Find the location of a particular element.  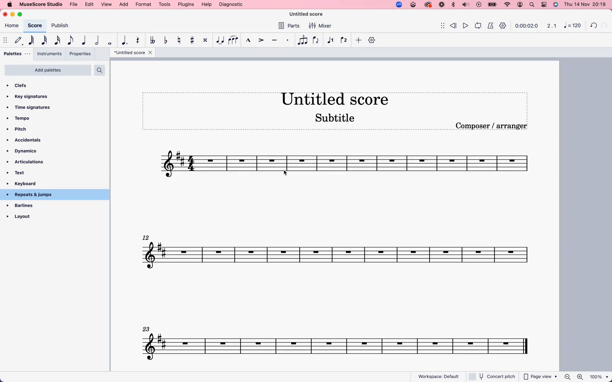

play is located at coordinates (466, 25).